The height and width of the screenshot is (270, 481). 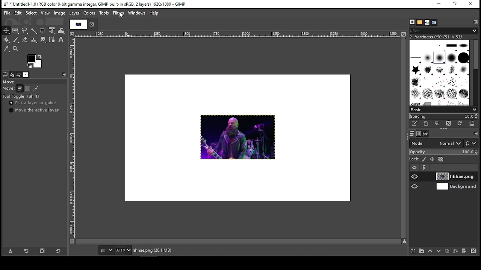 I want to click on delete tool preset, so click(x=43, y=250).